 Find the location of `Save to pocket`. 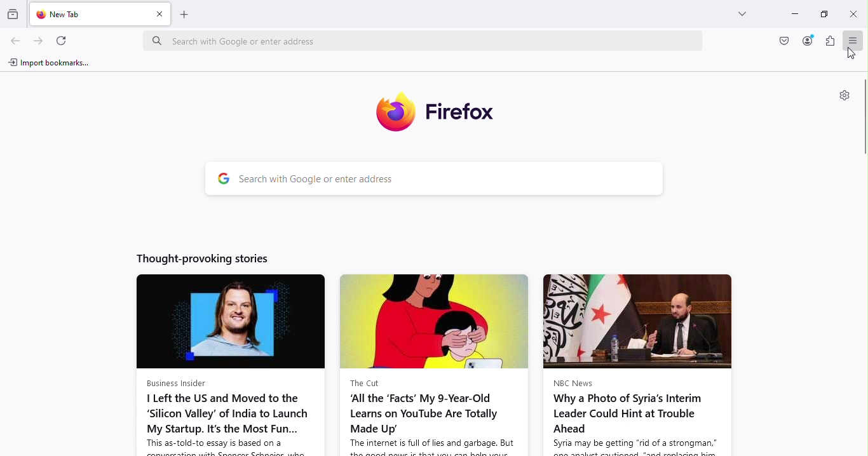

Save to pocket is located at coordinates (782, 43).